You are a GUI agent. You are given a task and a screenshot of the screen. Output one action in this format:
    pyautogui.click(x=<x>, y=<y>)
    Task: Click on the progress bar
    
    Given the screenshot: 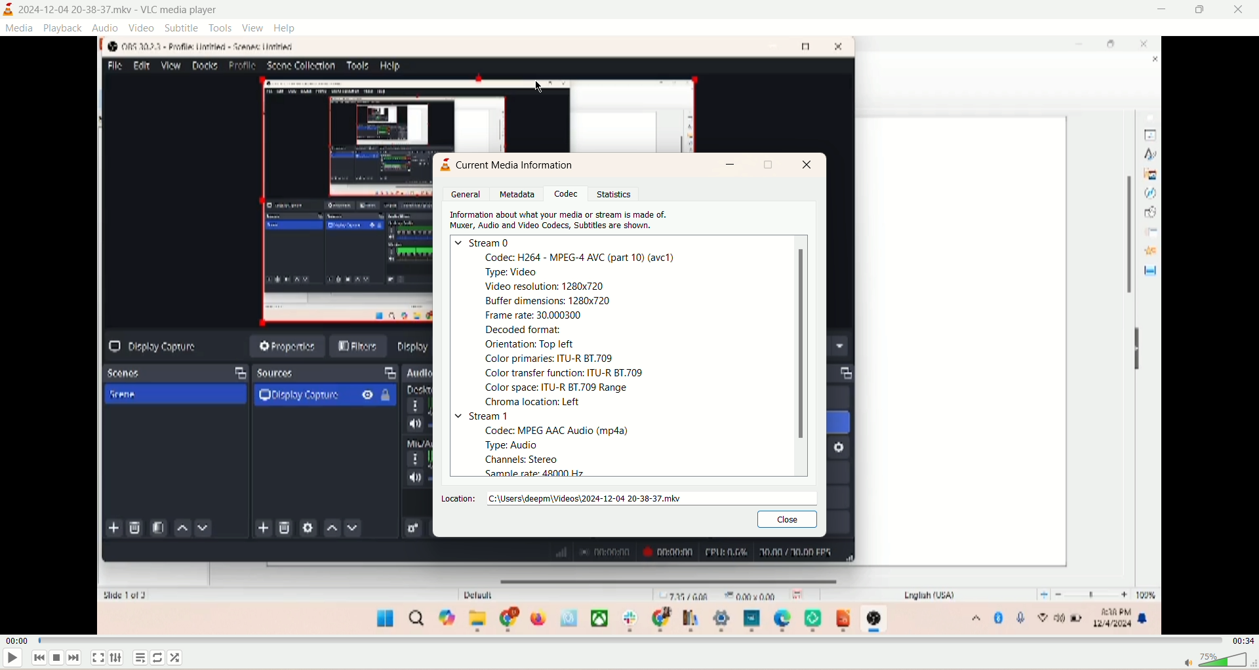 What is the action you would take?
    pyautogui.click(x=633, y=641)
    